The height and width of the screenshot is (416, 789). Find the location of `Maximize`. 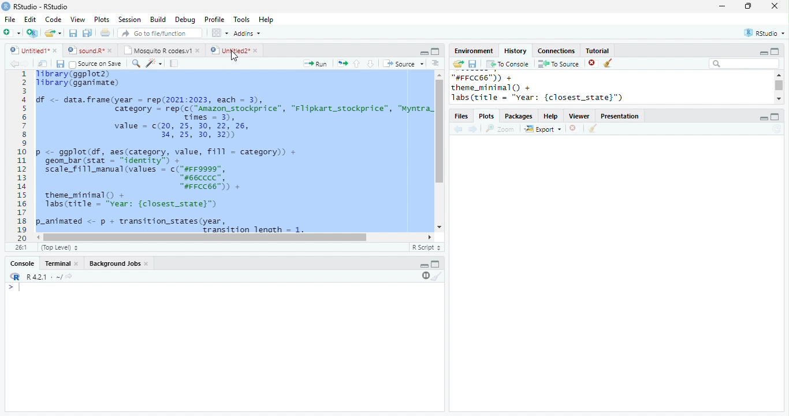

Maximize is located at coordinates (436, 264).